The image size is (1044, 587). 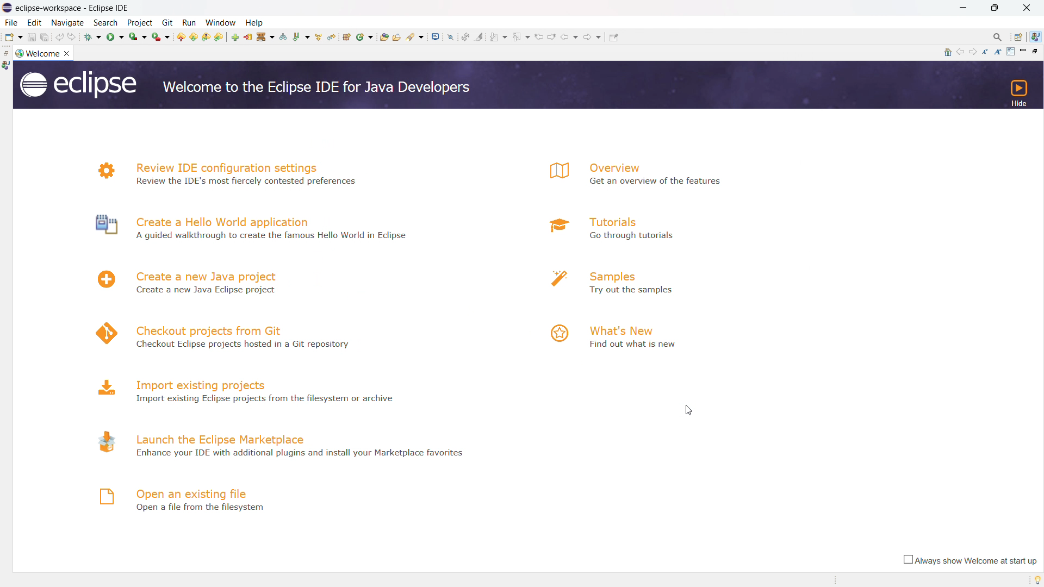 What do you see at coordinates (60, 37) in the screenshot?
I see `undo` at bounding box center [60, 37].